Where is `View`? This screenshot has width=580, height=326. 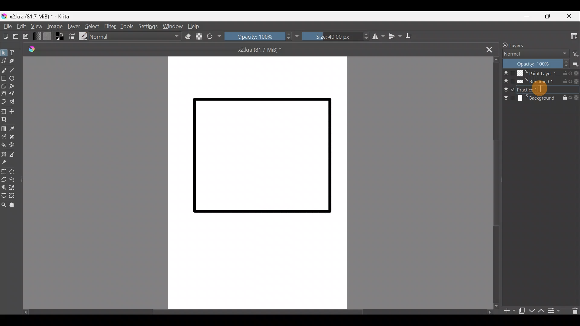
View is located at coordinates (35, 25).